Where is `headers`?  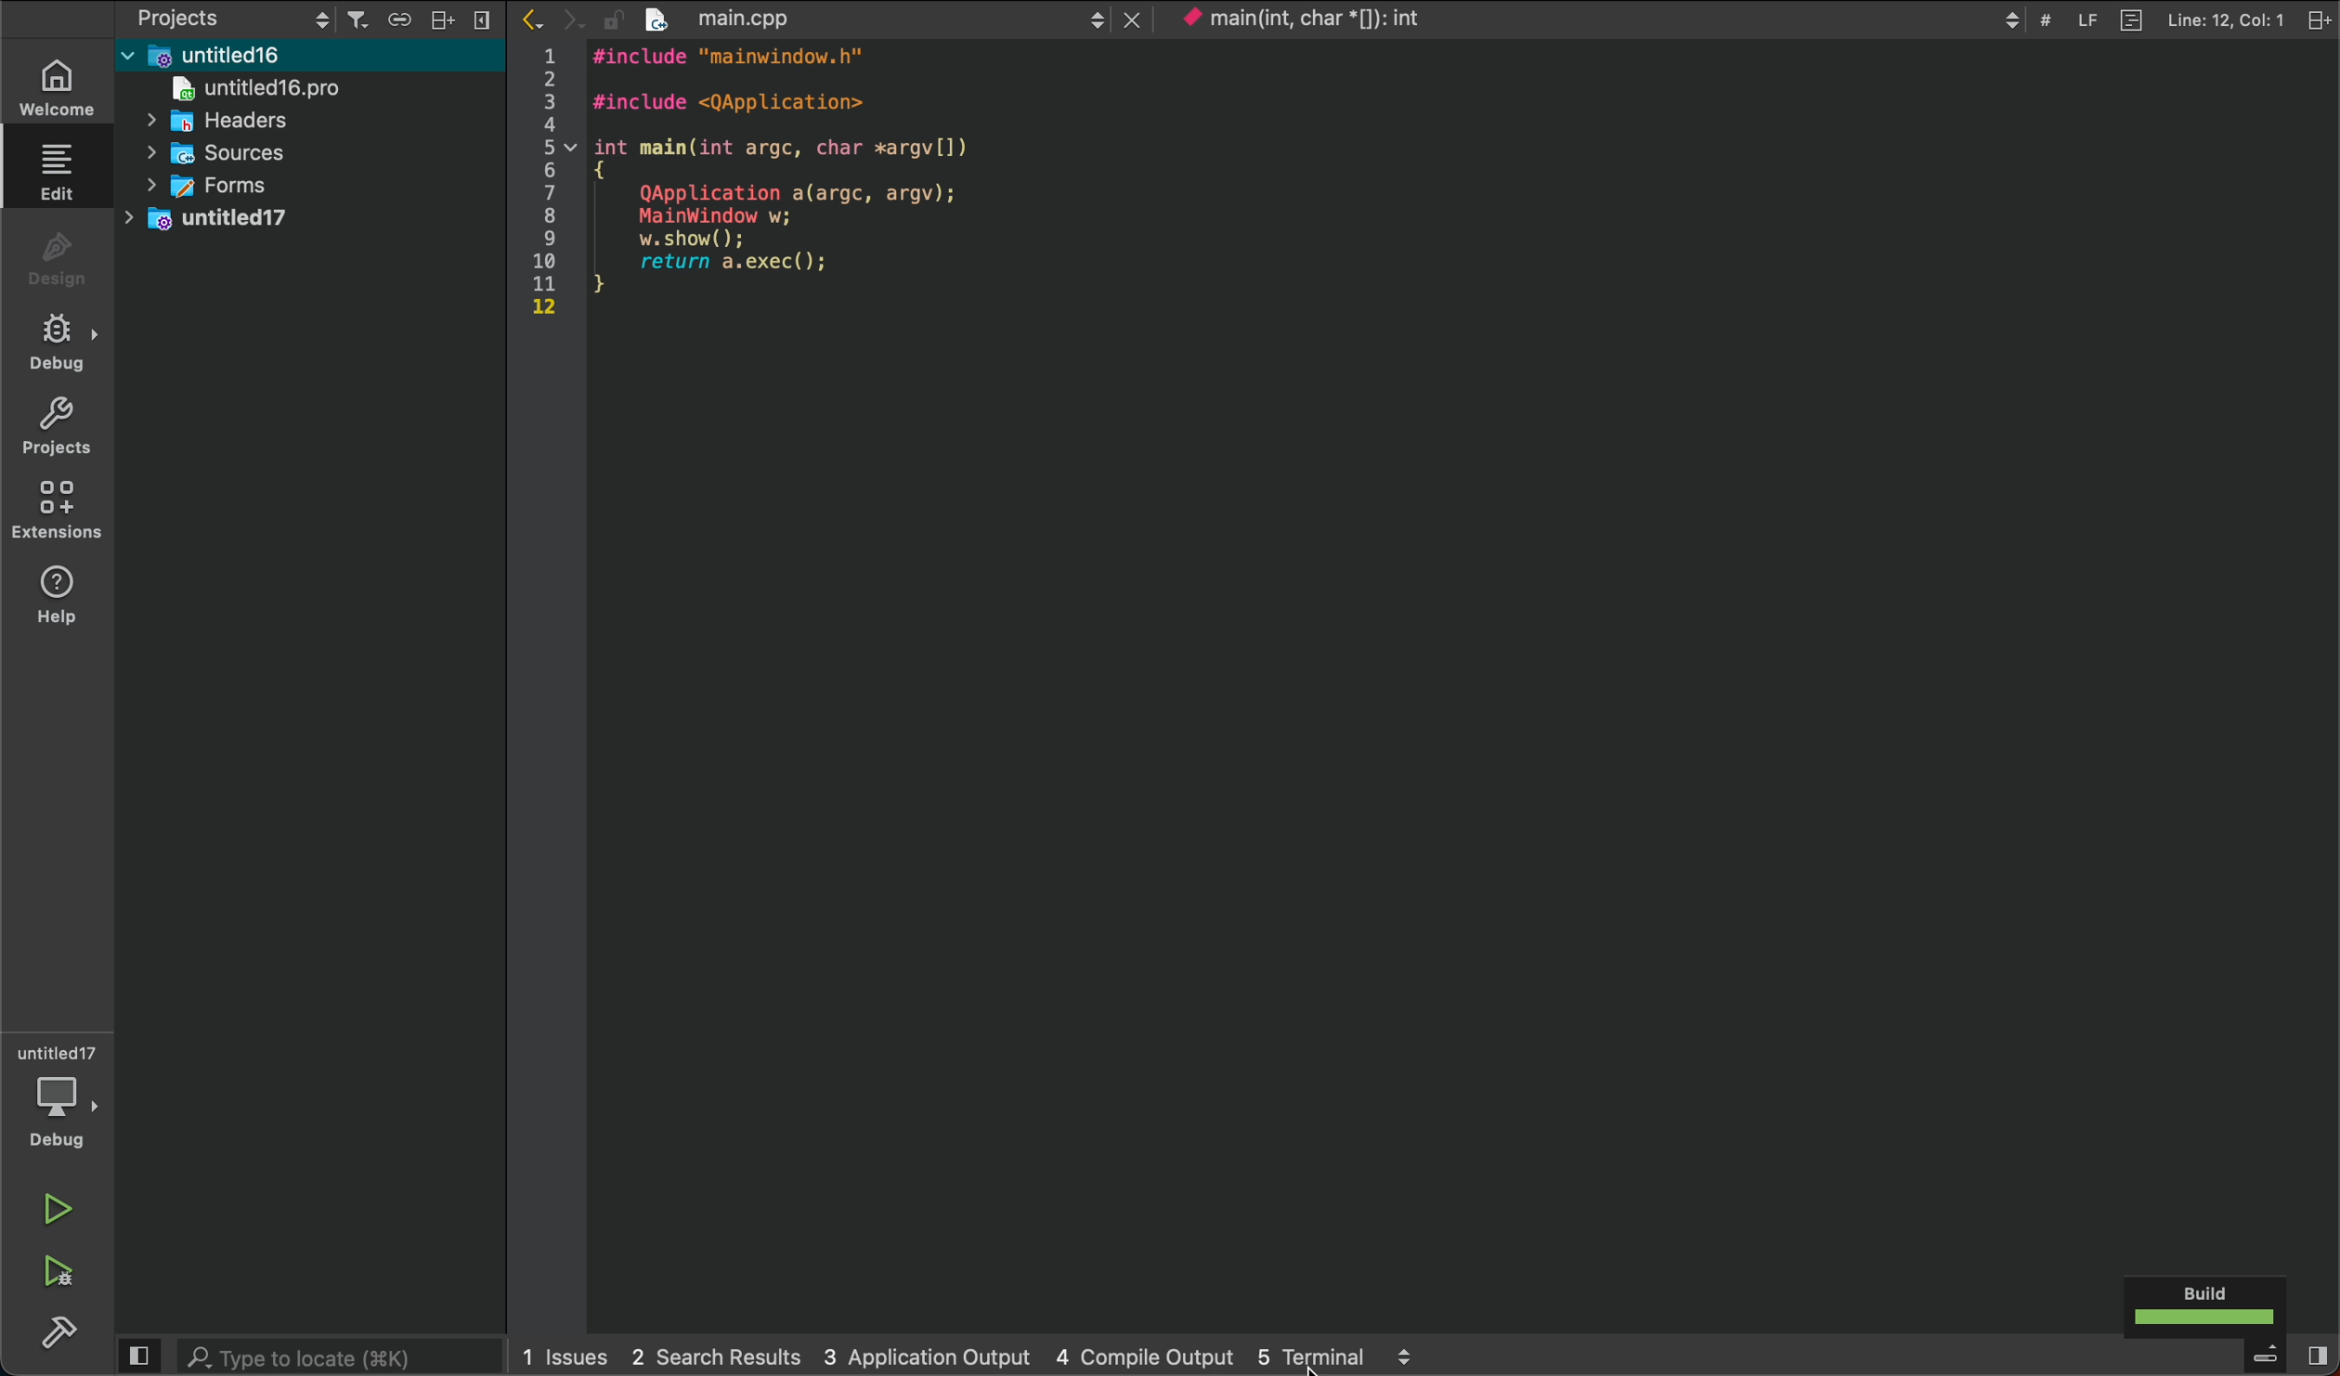
headers is located at coordinates (235, 121).